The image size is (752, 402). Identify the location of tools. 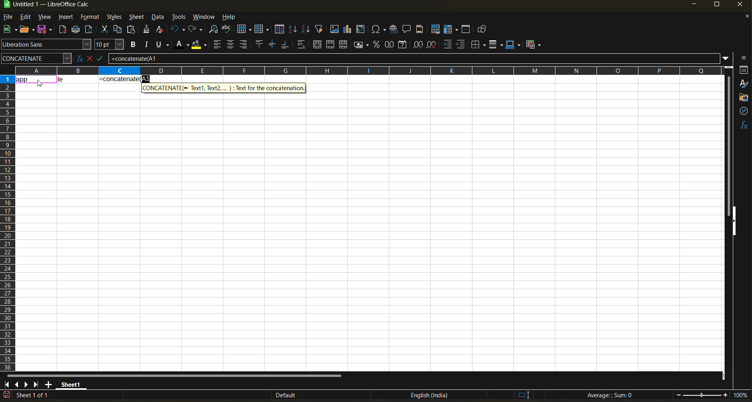
(179, 18).